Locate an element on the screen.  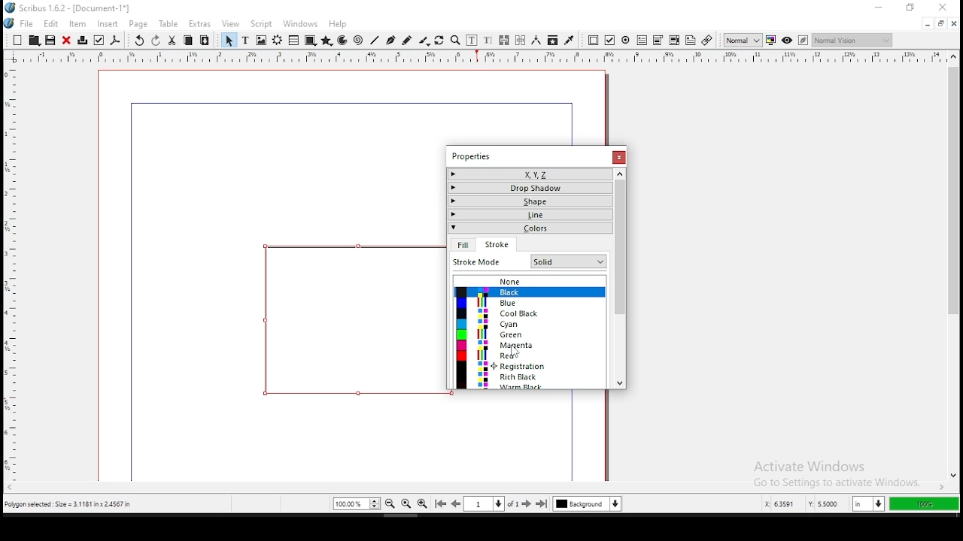
pdf push button is located at coordinates (594, 41).